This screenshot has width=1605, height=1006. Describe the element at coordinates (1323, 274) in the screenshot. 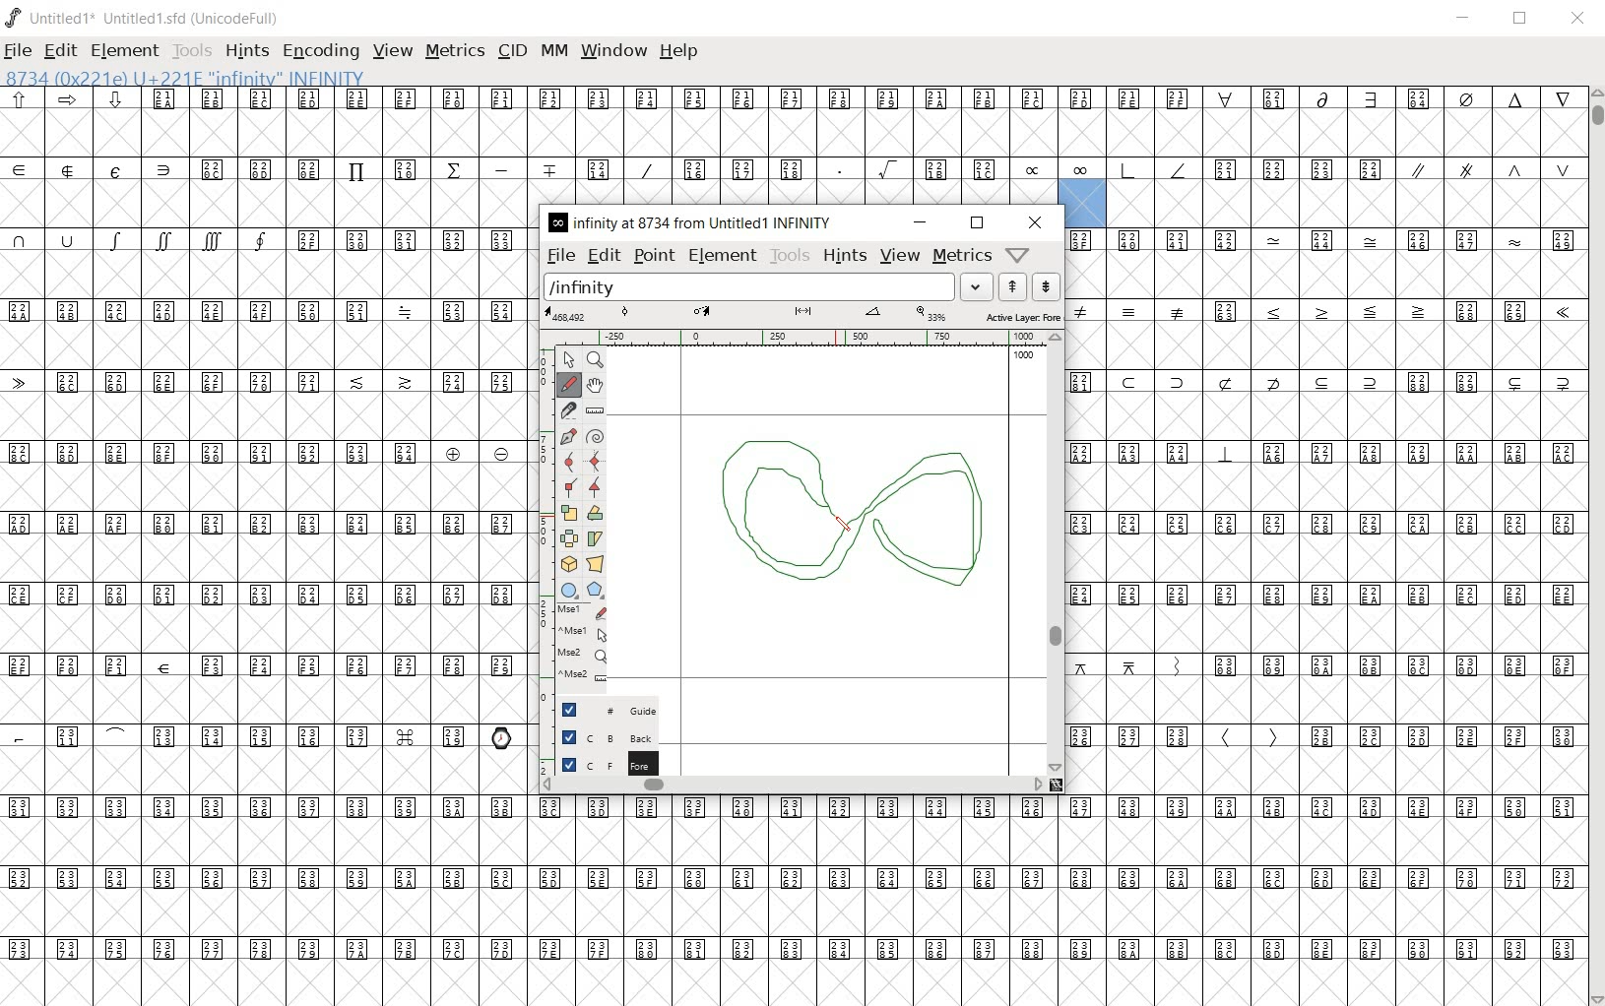

I see `Empty glyph slots` at that location.